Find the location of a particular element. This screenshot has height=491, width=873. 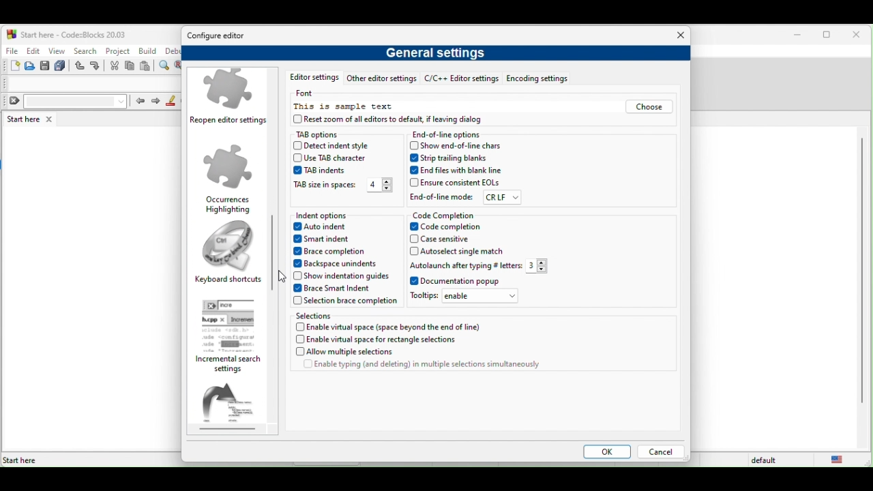

save is located at coordinates (45, 66).